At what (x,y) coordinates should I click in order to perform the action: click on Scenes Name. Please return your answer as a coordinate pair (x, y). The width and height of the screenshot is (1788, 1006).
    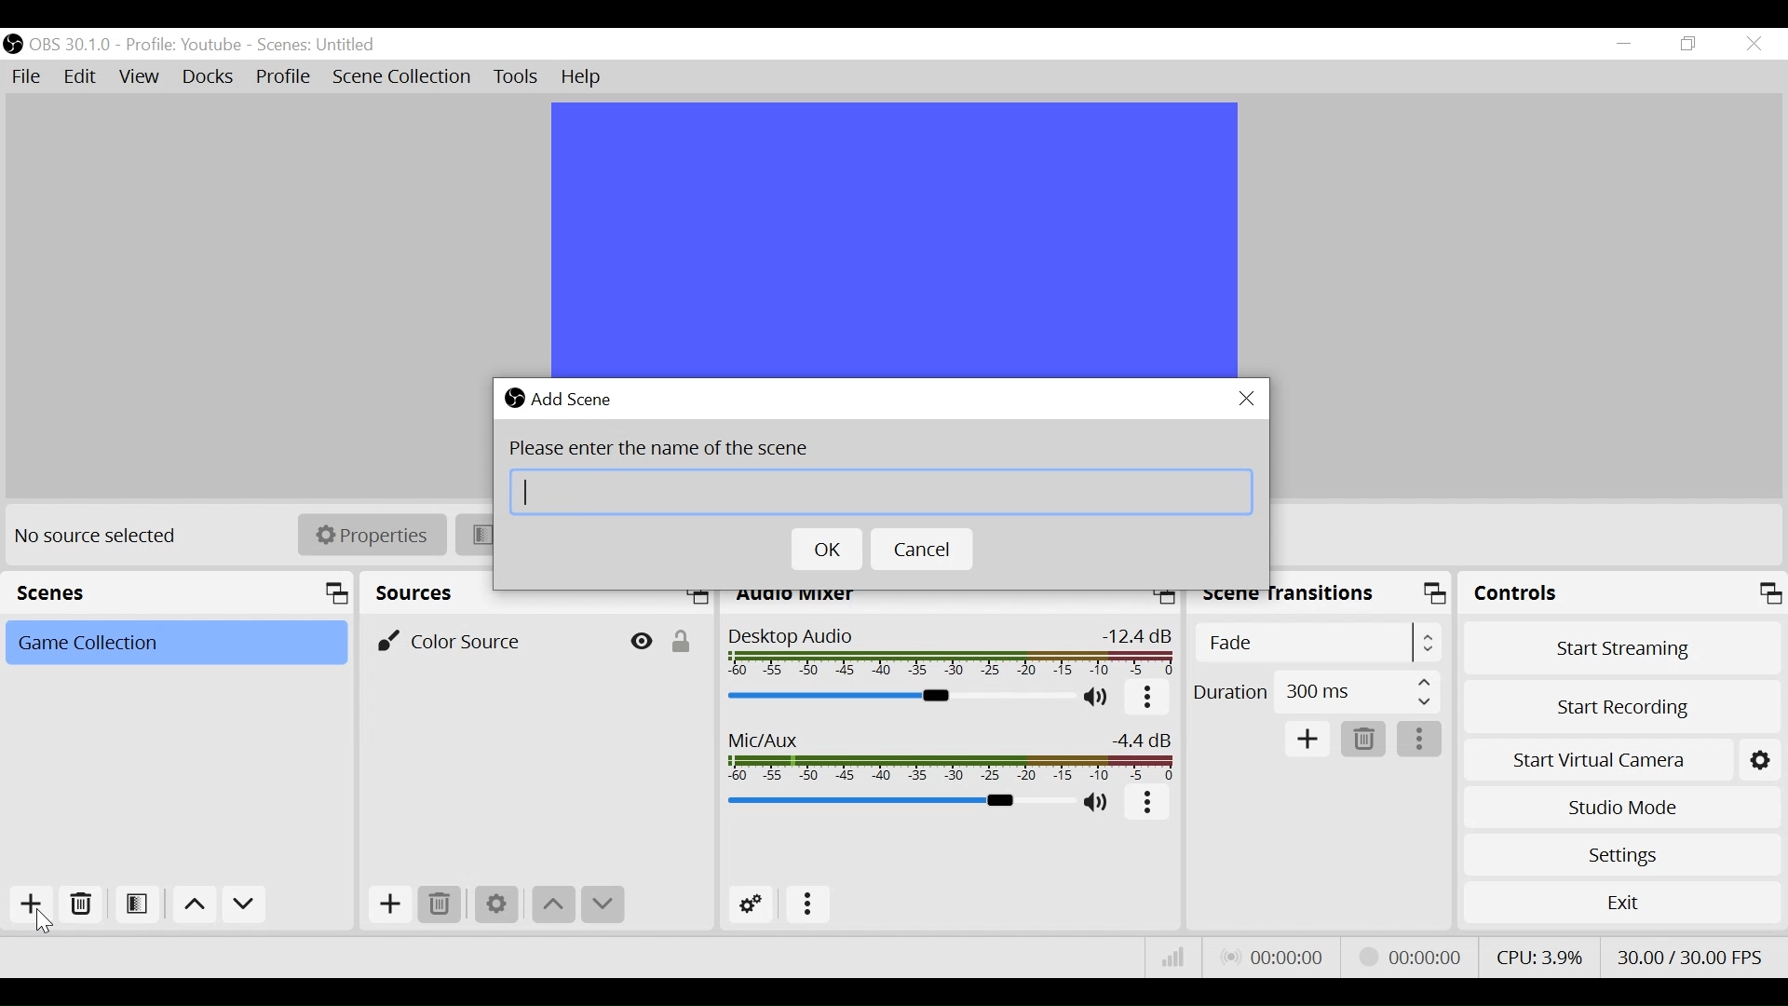
    Looking at the image, I should click on (322, 45).